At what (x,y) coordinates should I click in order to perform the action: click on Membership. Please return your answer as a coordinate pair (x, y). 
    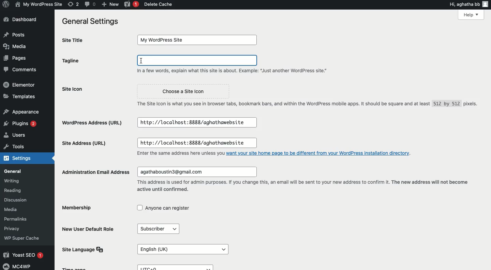
    Looking at the image, I should click on (78, 208).